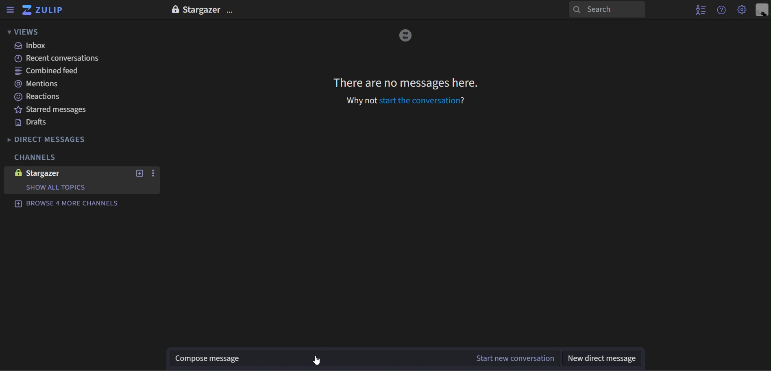 This screenshot has width=771, height=371. What do you see at coordinates (64, 85) in the screenshot?
I see `mentions` at bounding box center [64, 85].